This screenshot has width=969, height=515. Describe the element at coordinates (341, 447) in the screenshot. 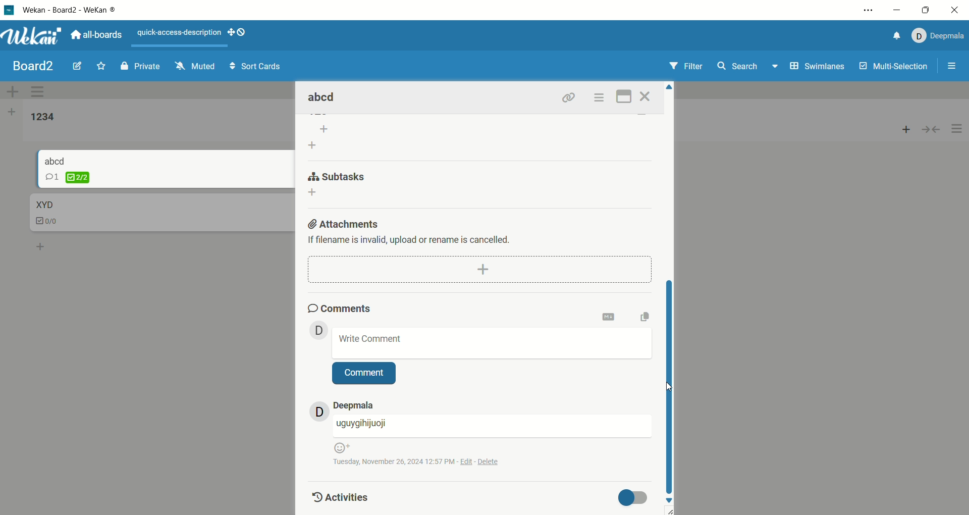

I see `emoji` at that location.